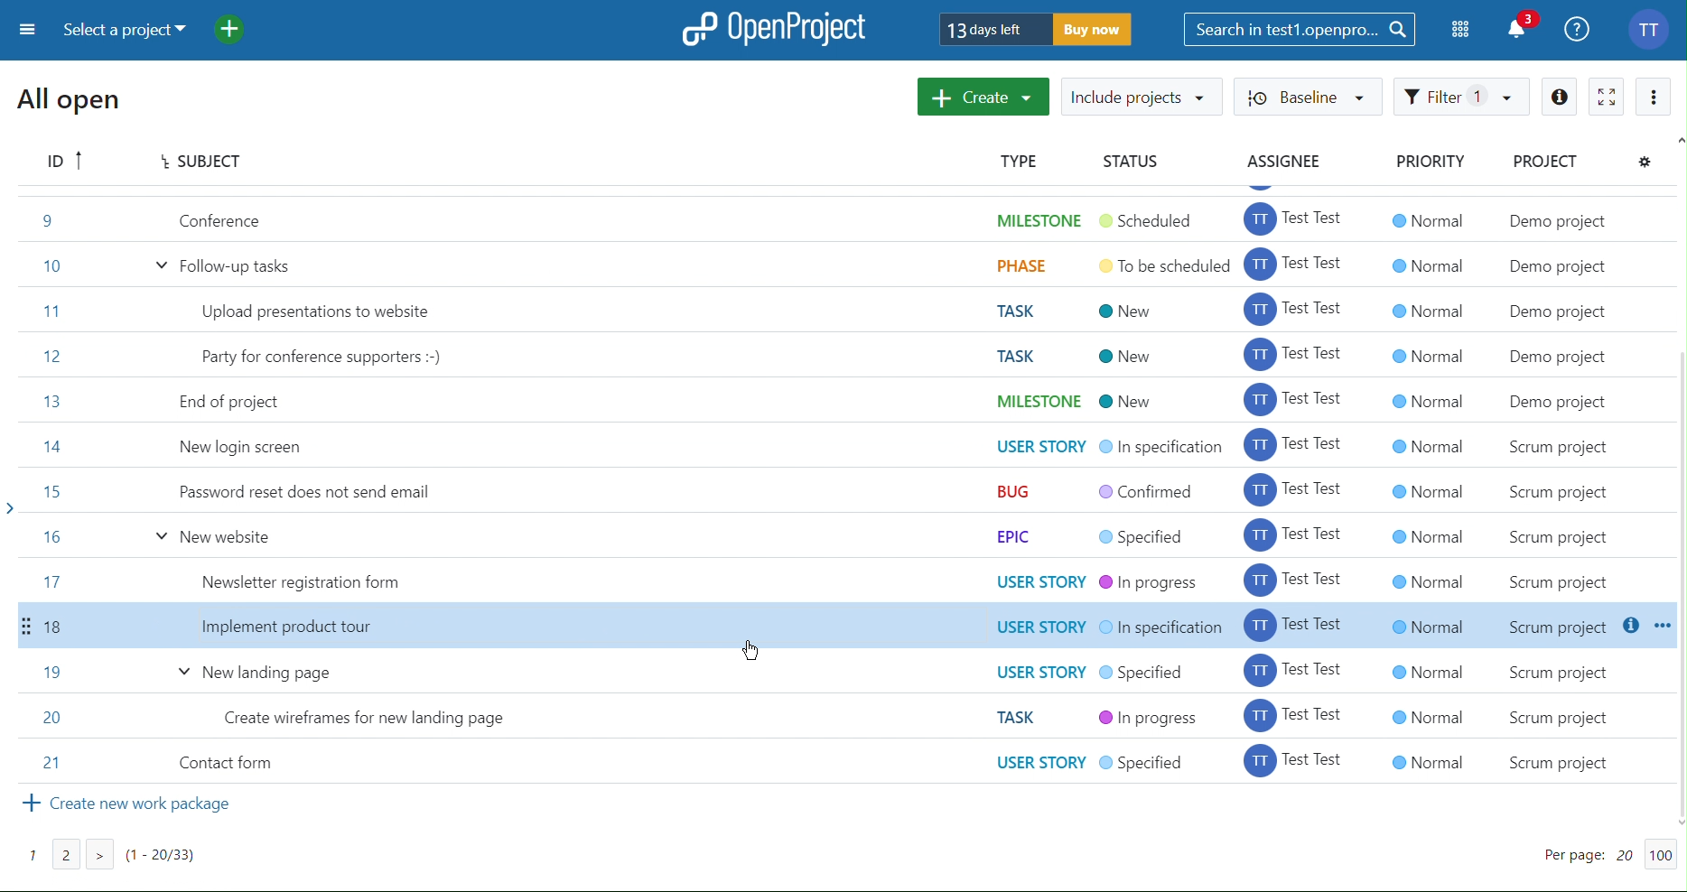 The width and height of the screenshot is (1687, 892). Describe the element at coordinates (1648, 163) in the screenshot. I see `Settings` at that location.